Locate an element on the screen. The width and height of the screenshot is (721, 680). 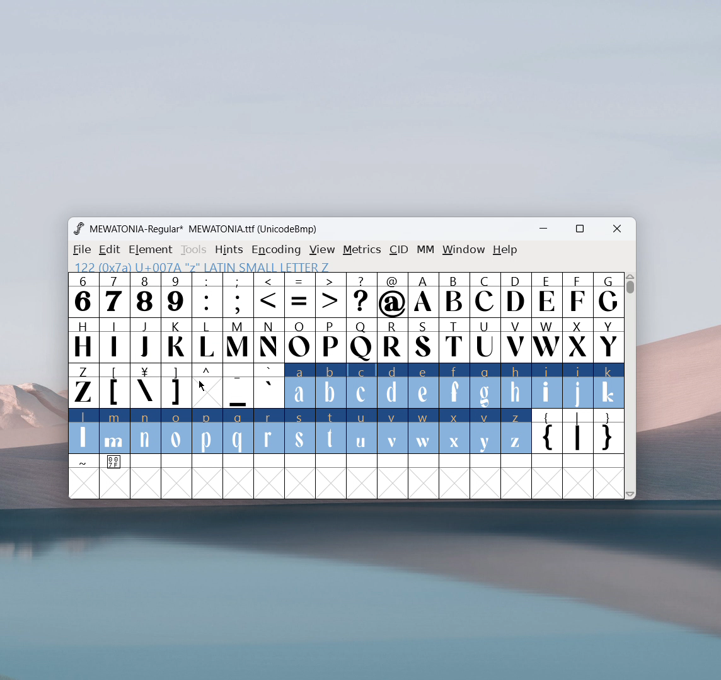
G is located at coordinates (608, 295).